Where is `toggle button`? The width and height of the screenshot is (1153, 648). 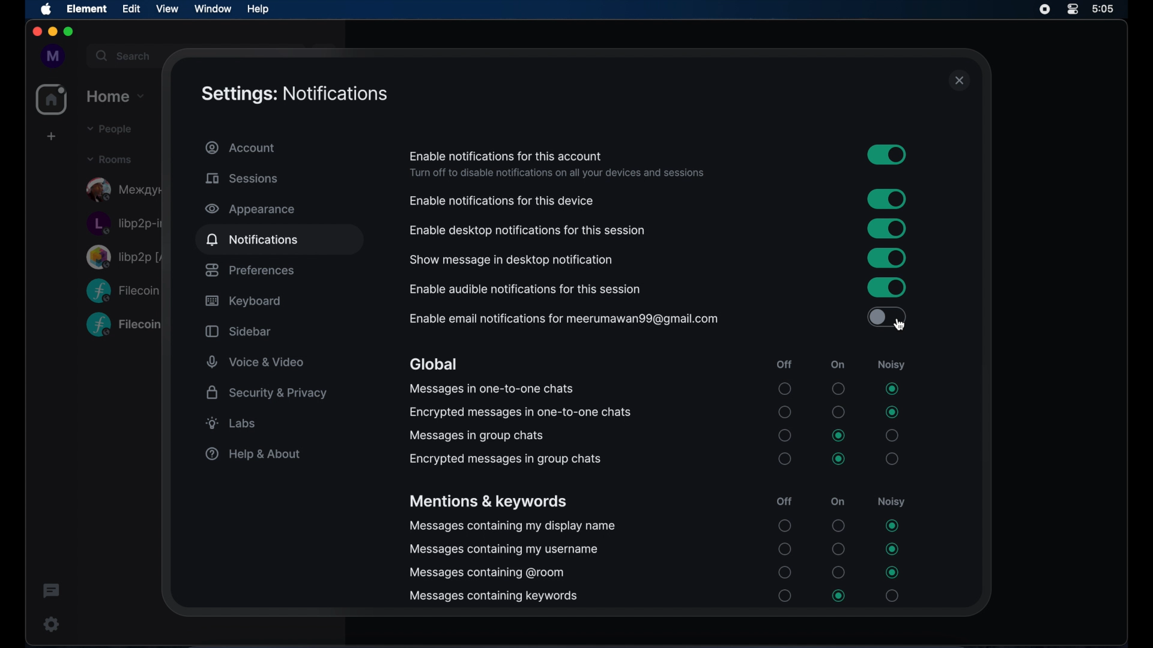 toggle button is located at coordinates (887, 199).